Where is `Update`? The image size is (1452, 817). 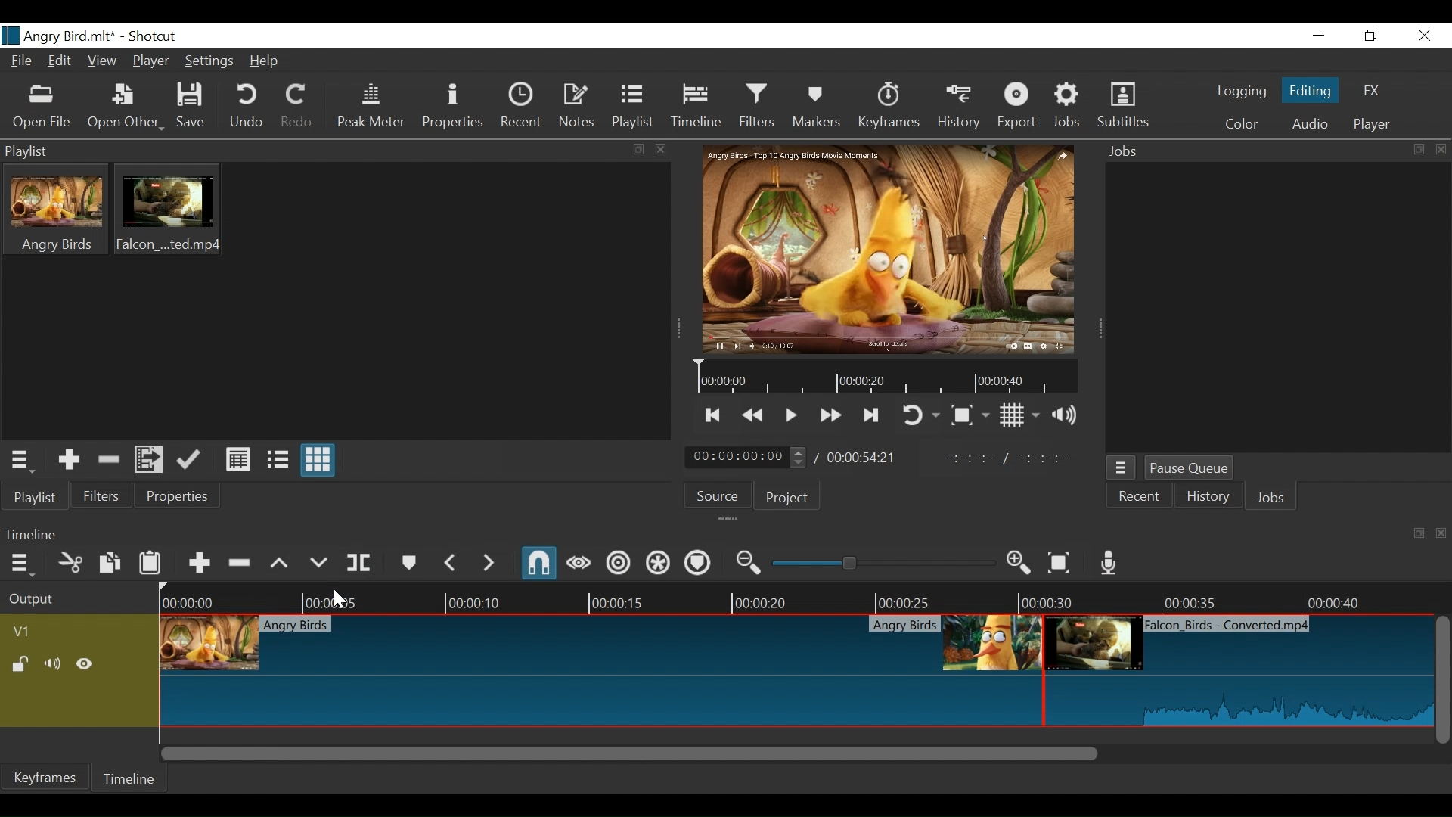
Update is located at coordinates (188, 461).